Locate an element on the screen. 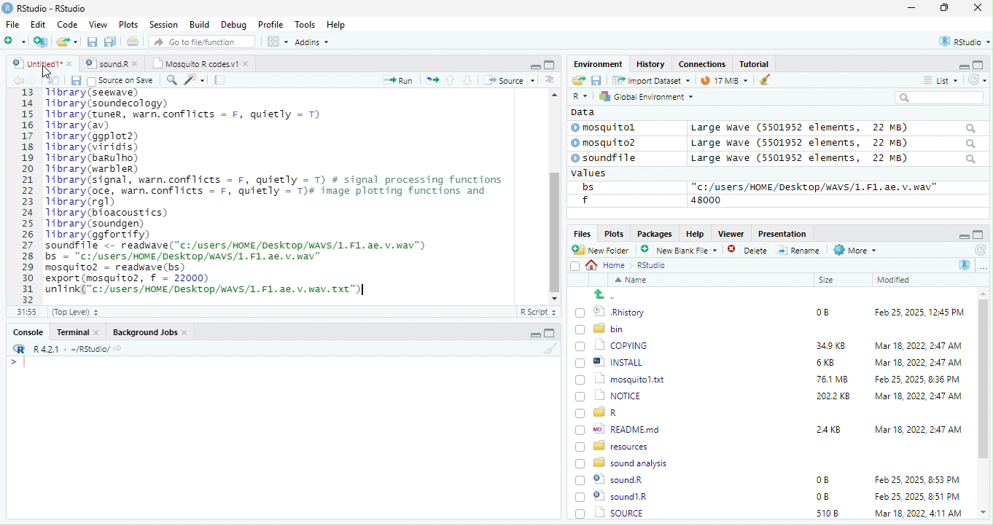 Image resolution: width=993 pixels, height=526 pixels. 9 mb is located at coordinates (724, 82).